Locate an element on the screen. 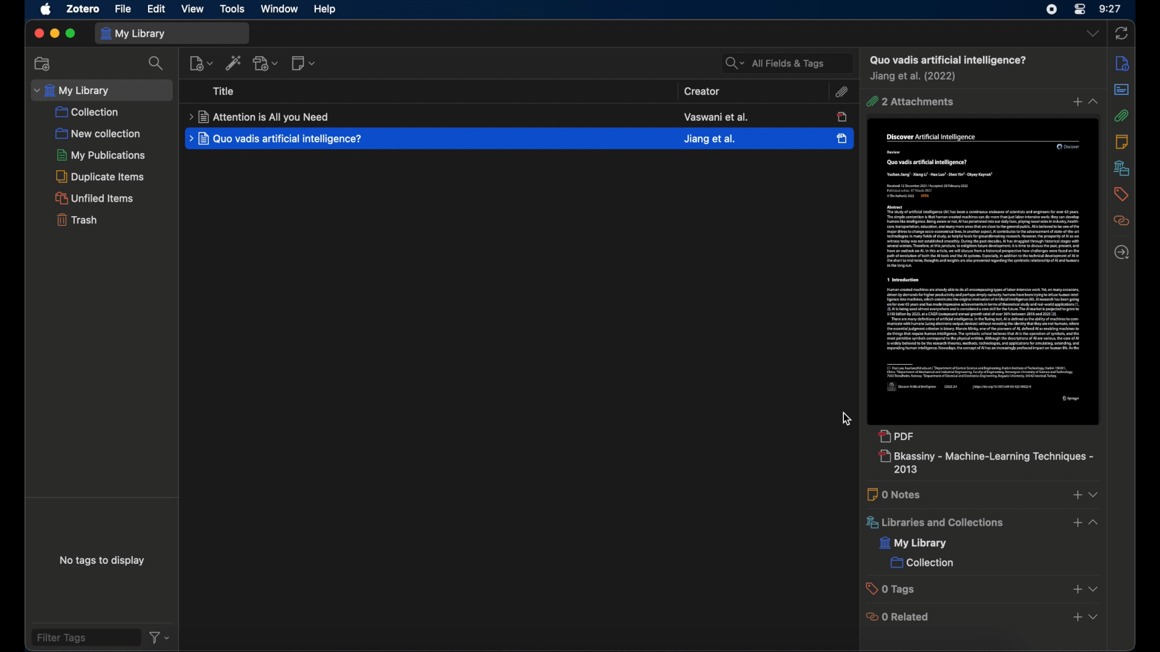  filter tags field is located at coordinates (85, 637).